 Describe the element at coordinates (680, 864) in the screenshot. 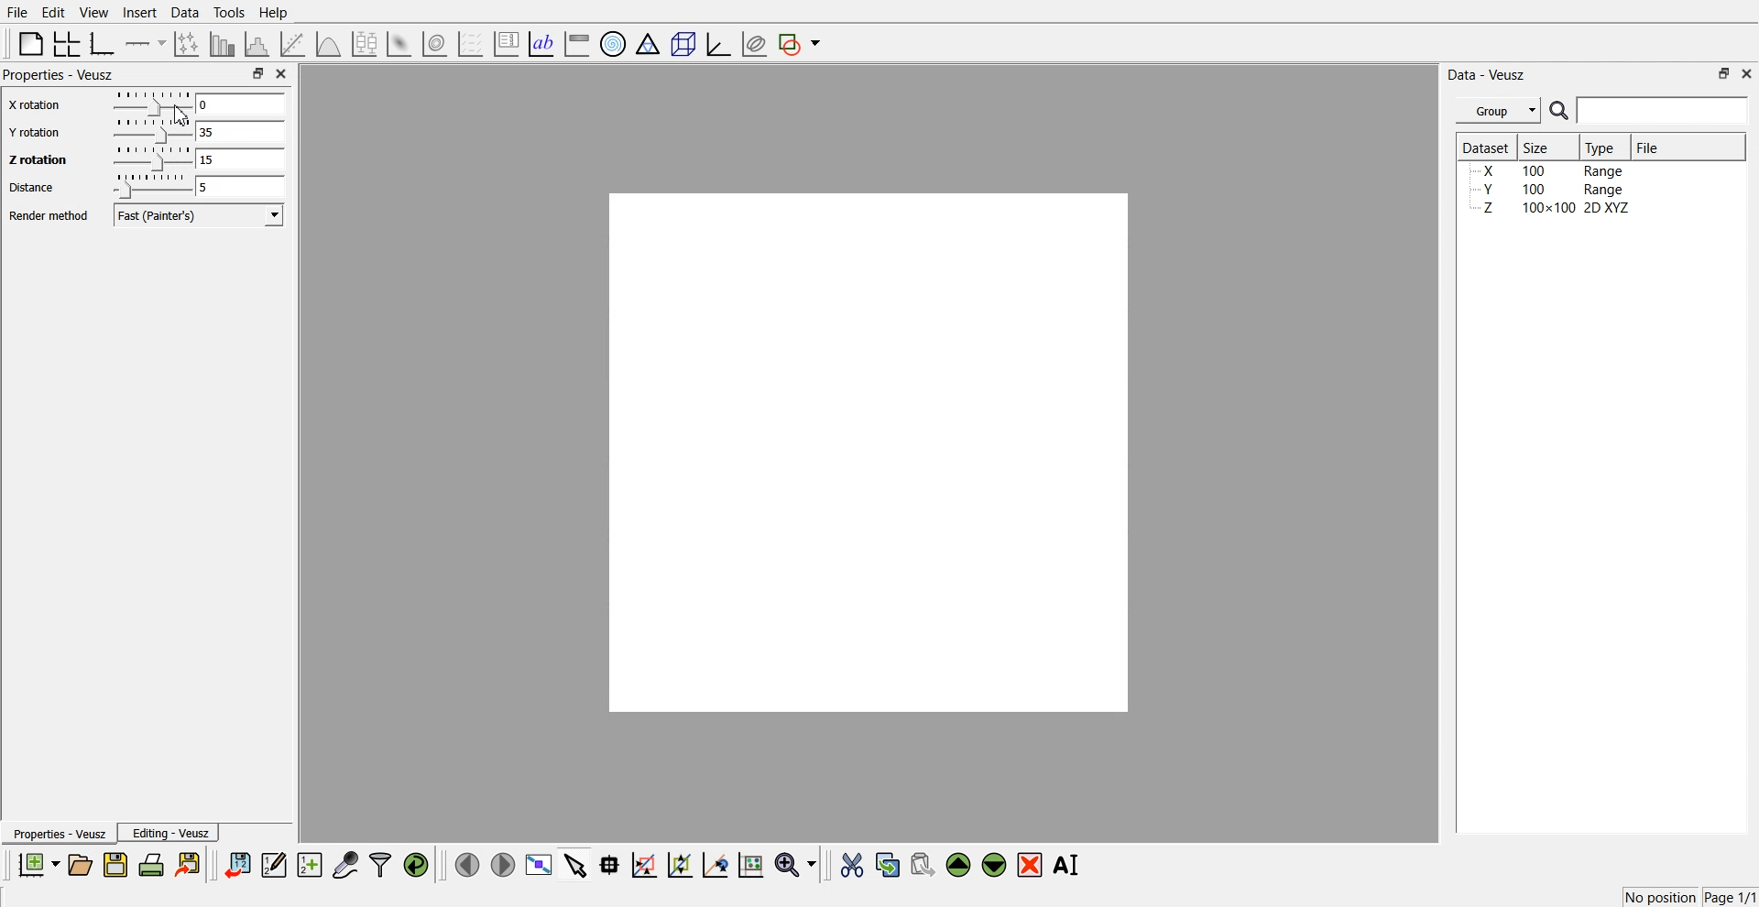

I see `Zoom out of the graph axes` at that location.